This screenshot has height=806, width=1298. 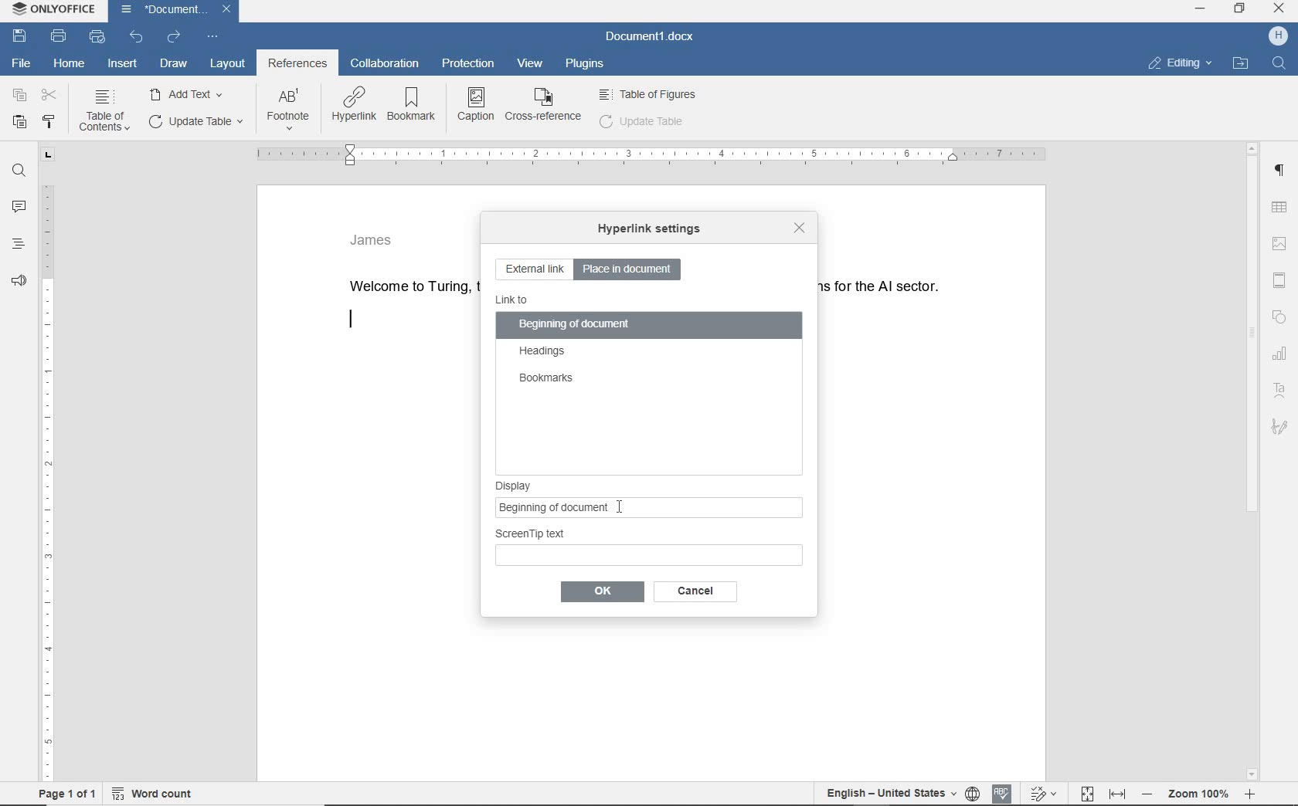 I want to click on layout, so click(x=226, y=63).